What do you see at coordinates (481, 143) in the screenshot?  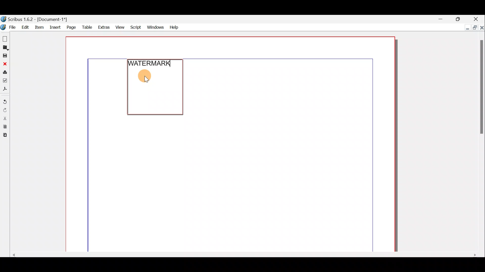 I see `Scroll bar` at bounding box center [481, 143].